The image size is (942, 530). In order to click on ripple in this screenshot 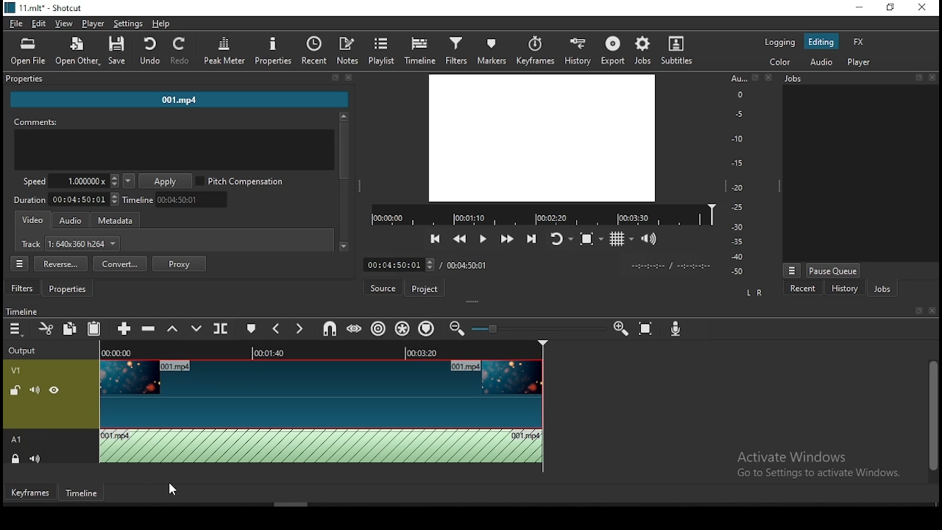, I will do `click(378, 328)`.